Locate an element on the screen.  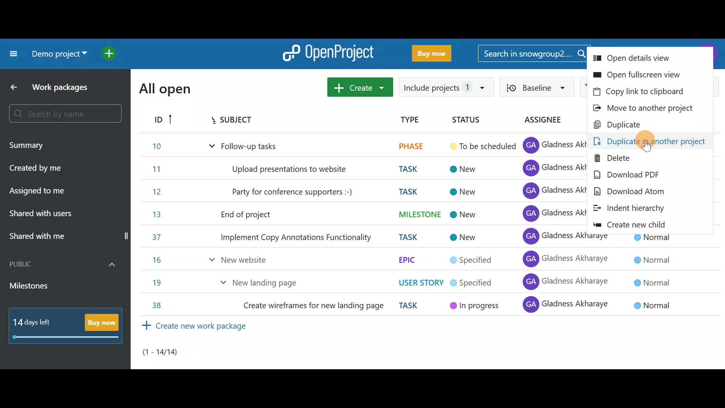
Search by name is located at coordinates (64, 115).